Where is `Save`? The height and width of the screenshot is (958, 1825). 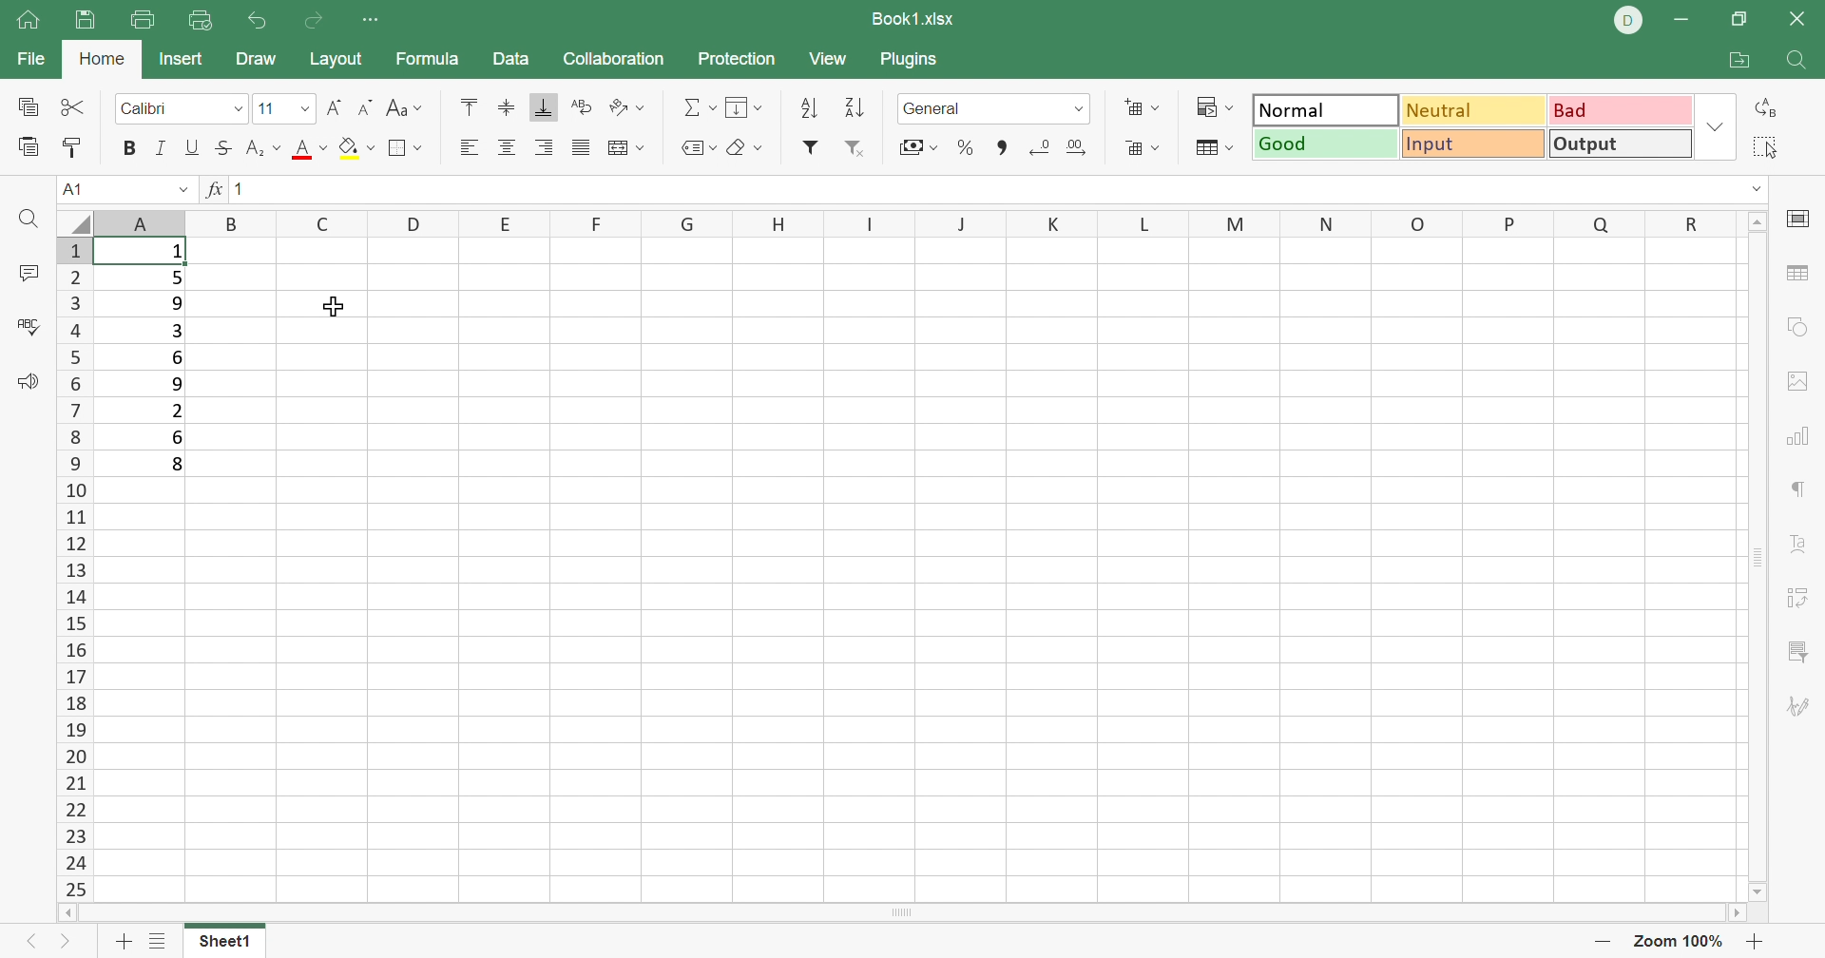 Save is located at coordinates (86, 20).